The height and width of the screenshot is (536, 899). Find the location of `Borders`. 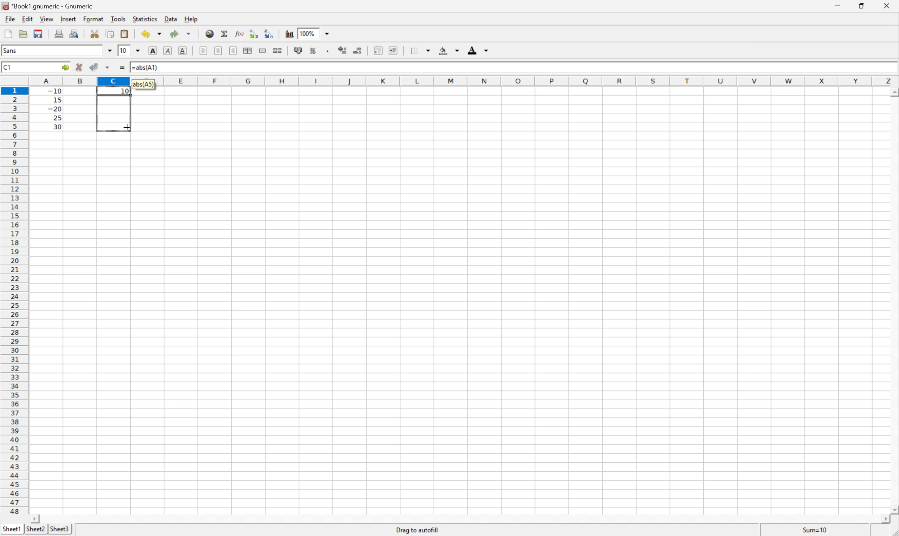

Borders is located at coordinates (412, 50).